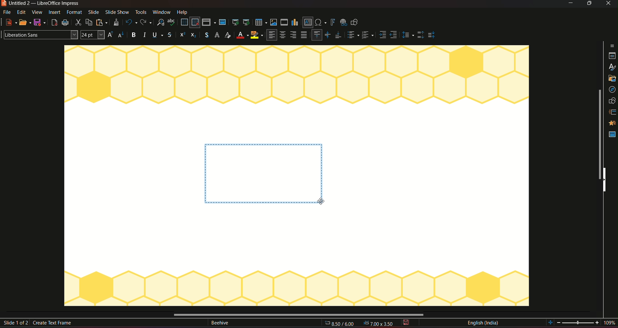 The image size is (618, 328). Describe the element at coordinates (147, 22) in the screenshot. I see `redo` at that location.